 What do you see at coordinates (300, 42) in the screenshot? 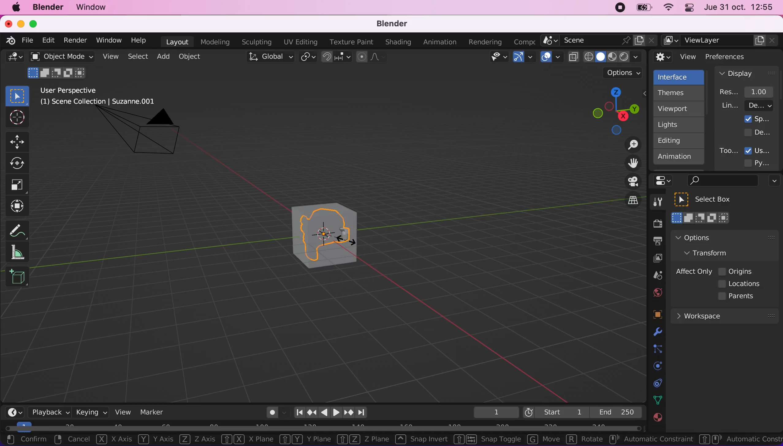
I see `uv editing` at bounding box center [300, 42].